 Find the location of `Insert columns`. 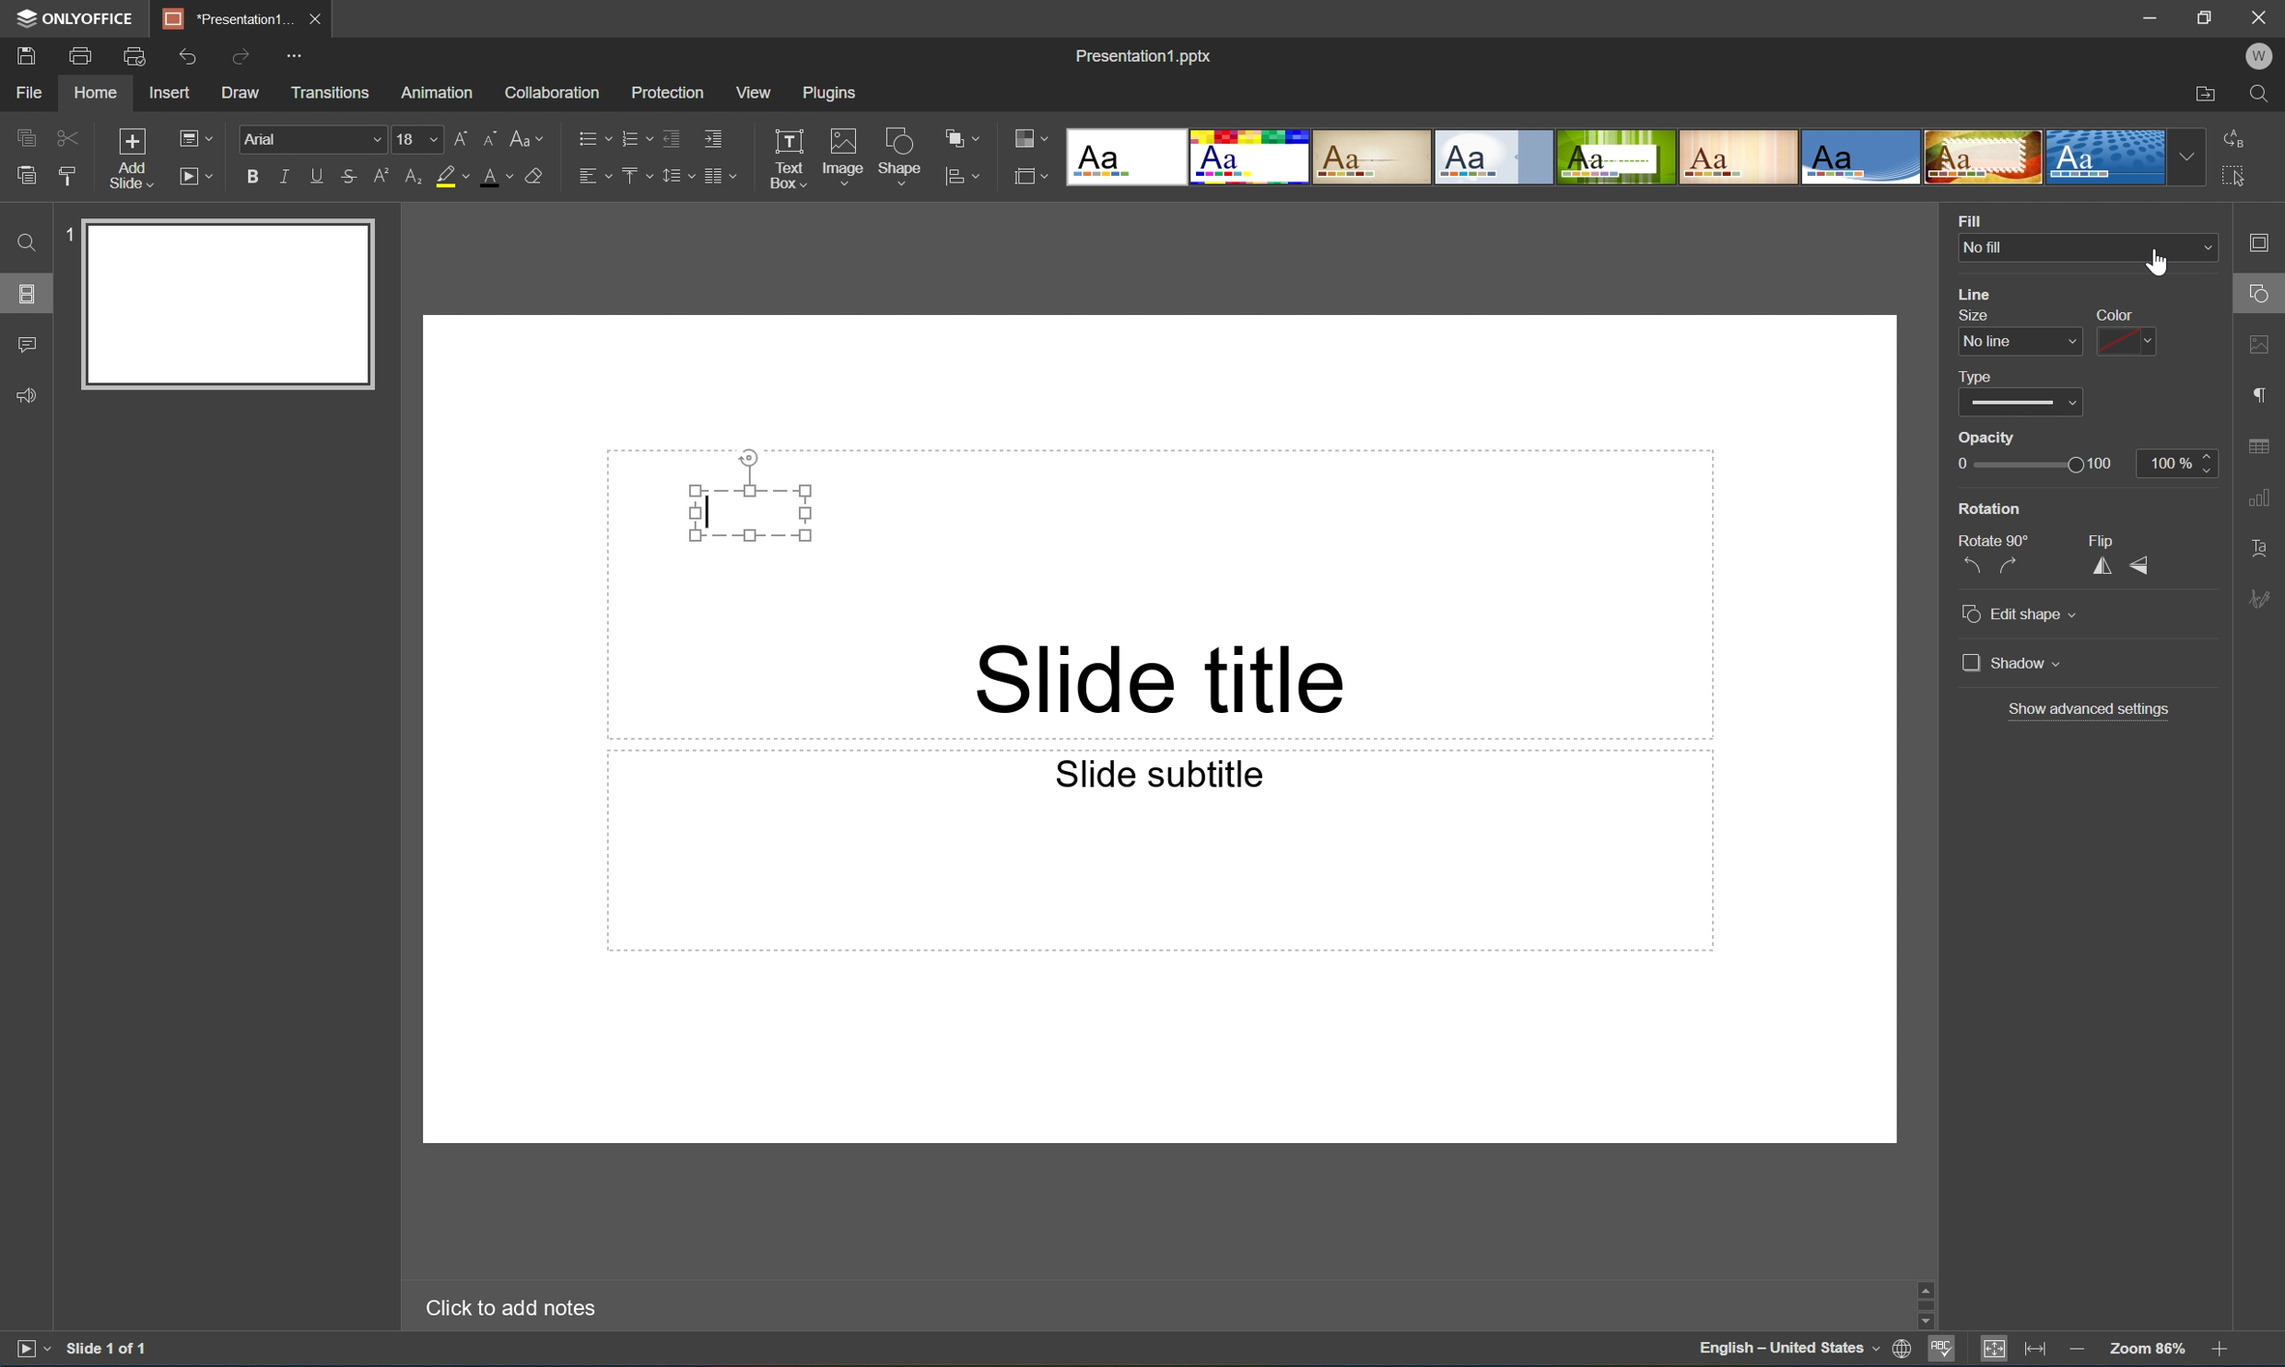

Insert columns is located at coordinates (720, 175).